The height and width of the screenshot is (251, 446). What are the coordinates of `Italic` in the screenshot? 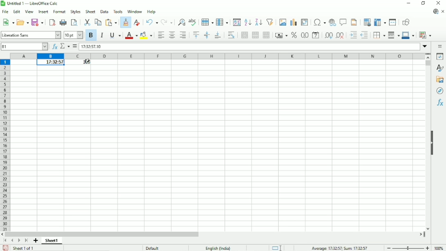 It's located at (101, 35).